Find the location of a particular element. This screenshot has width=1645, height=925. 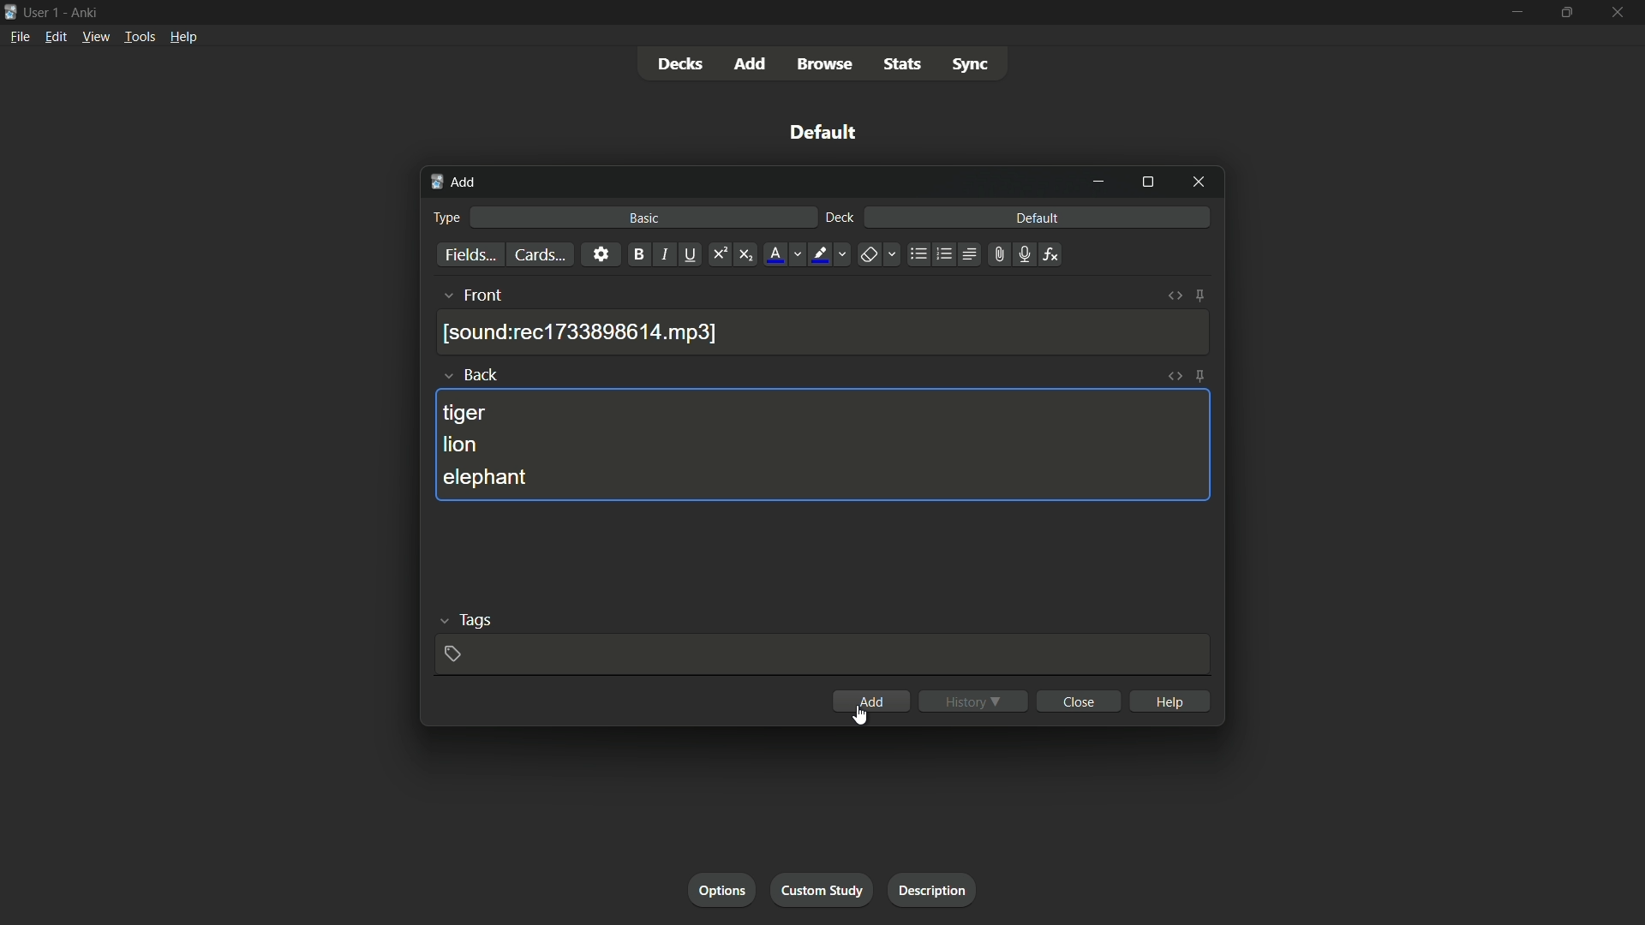

minimize is located at coordinates (1101, 182).